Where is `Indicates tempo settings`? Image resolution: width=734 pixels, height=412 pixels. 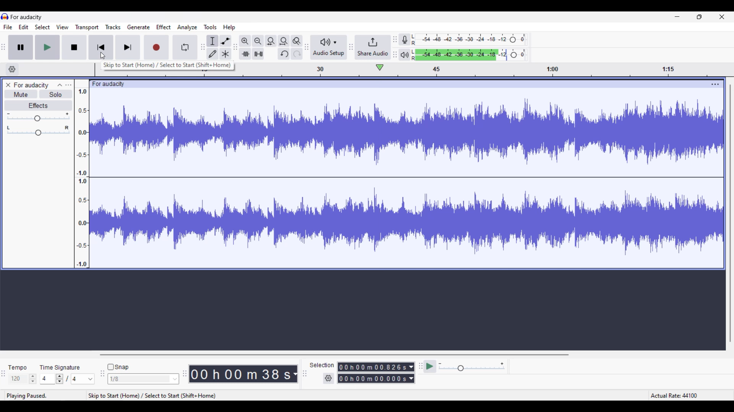 Indicates tempo settings is located at coordinates (18, 367).